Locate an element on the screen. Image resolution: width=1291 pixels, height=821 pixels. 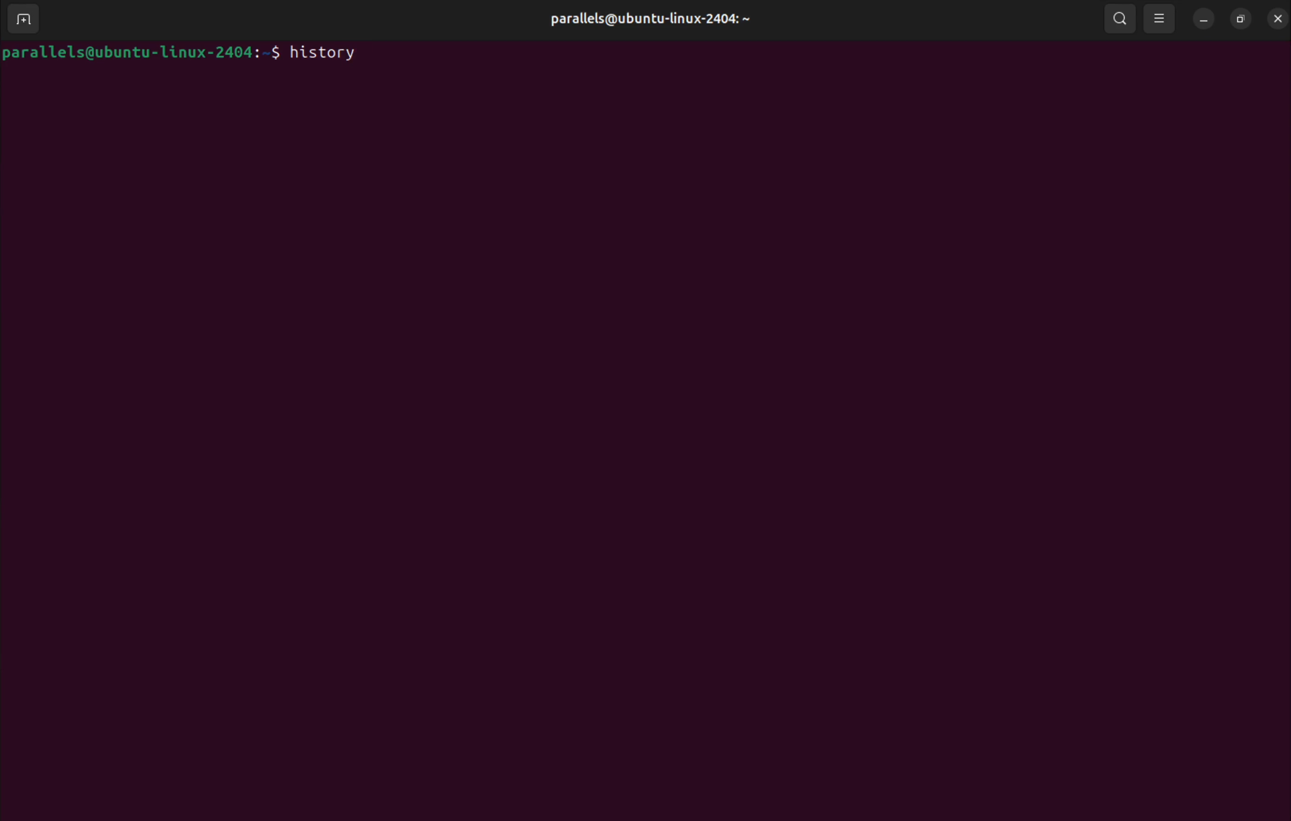
search is located at coordinates (1123, 18).